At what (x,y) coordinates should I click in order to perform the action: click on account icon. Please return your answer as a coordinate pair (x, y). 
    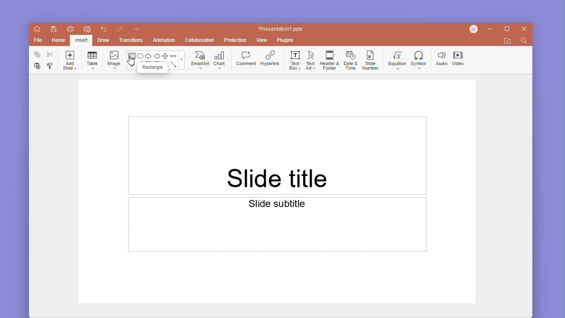
    Looking at the image, I should click on (475, 30).